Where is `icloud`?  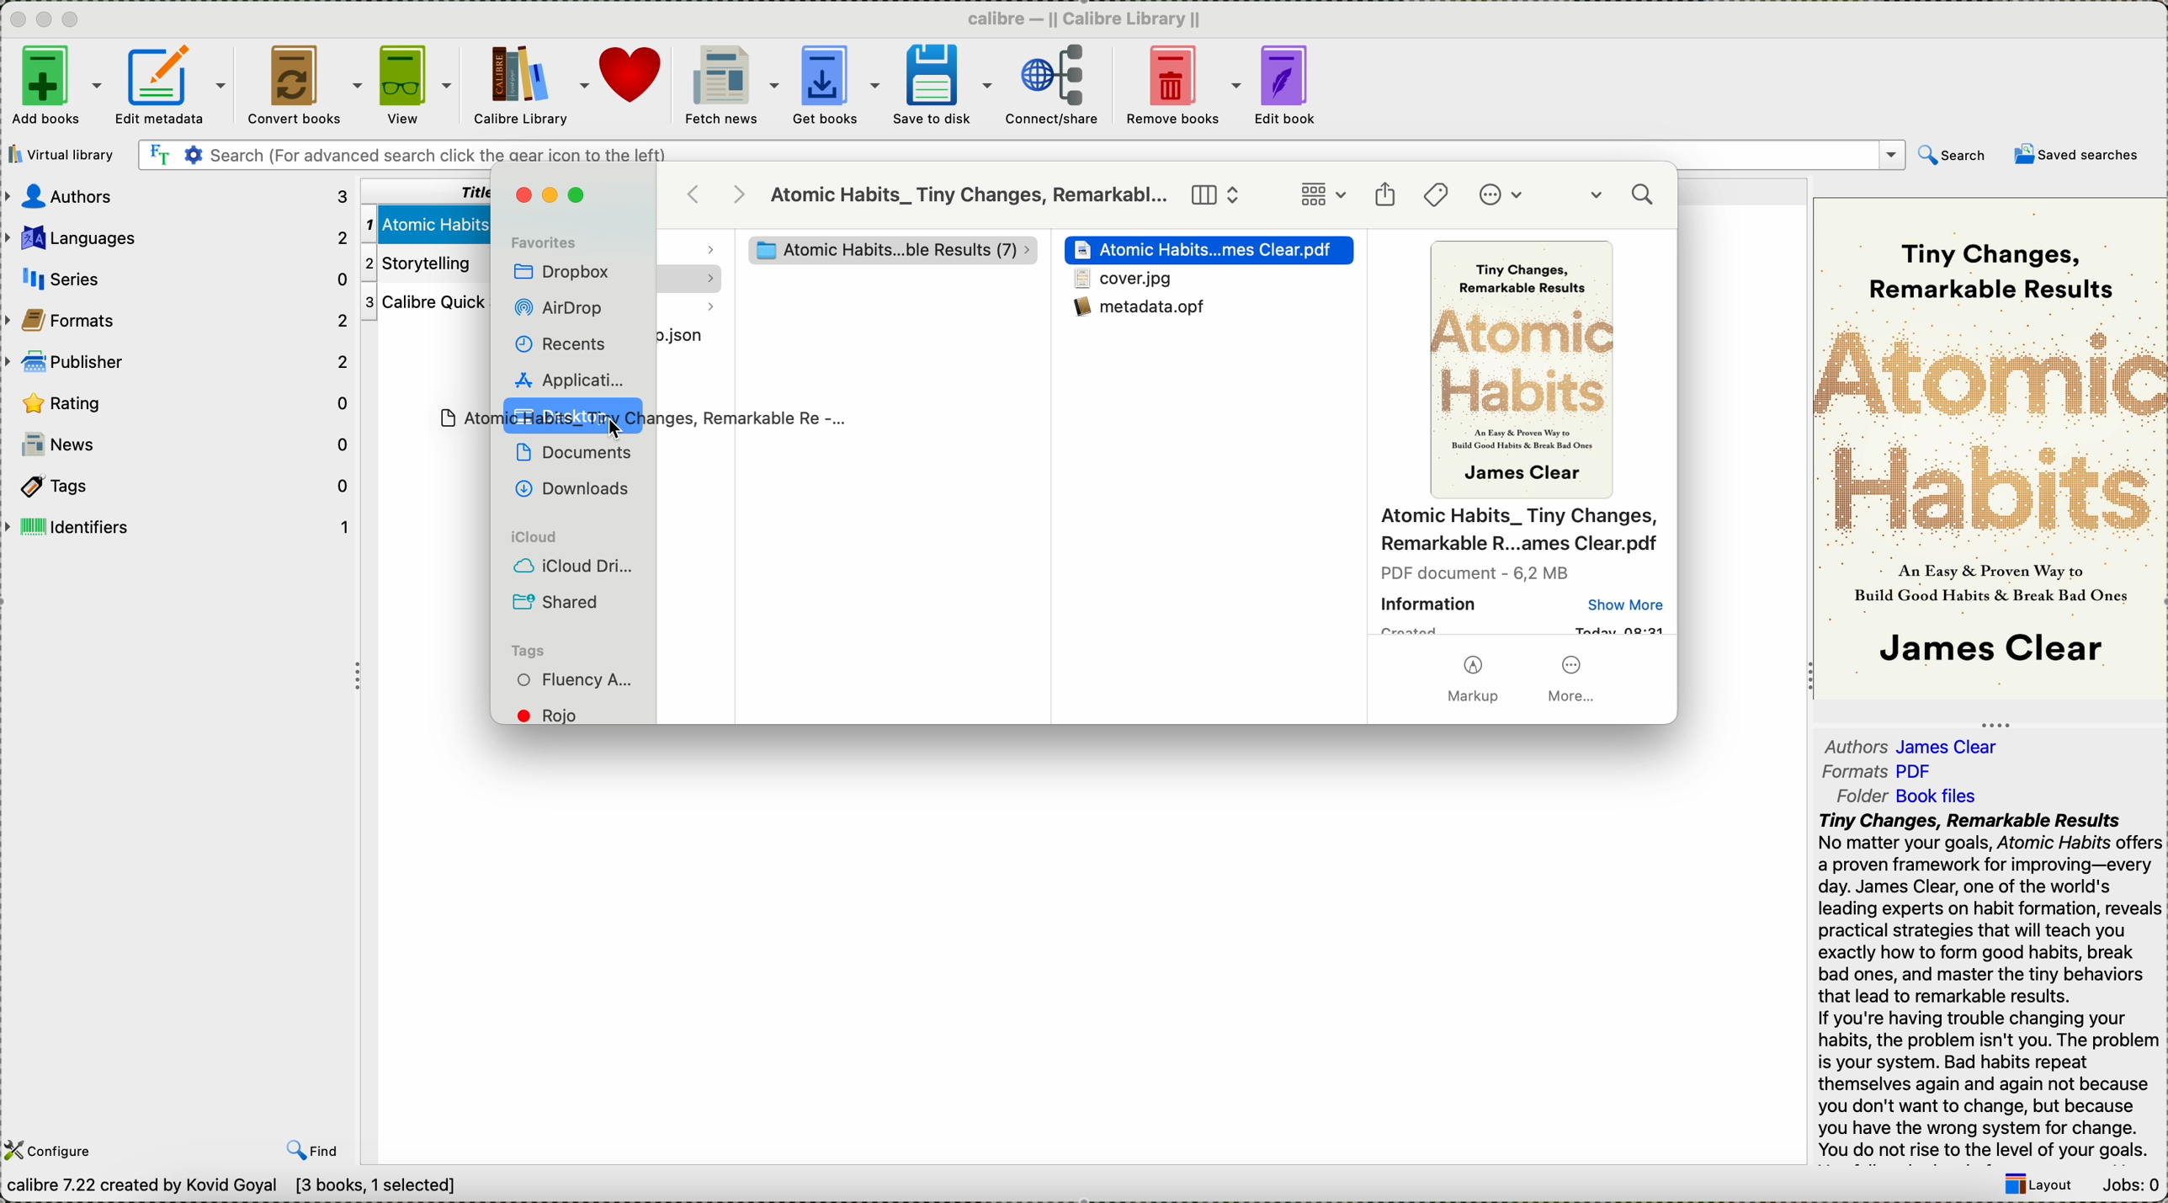 icloud is located at coordinates (530, 538).